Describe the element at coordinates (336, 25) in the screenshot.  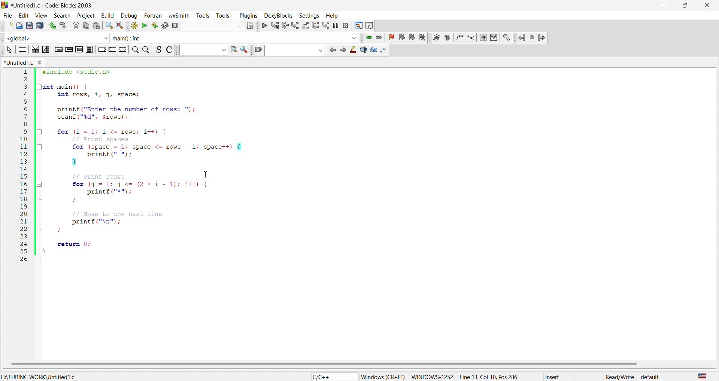
I see `break debugging` at that location.